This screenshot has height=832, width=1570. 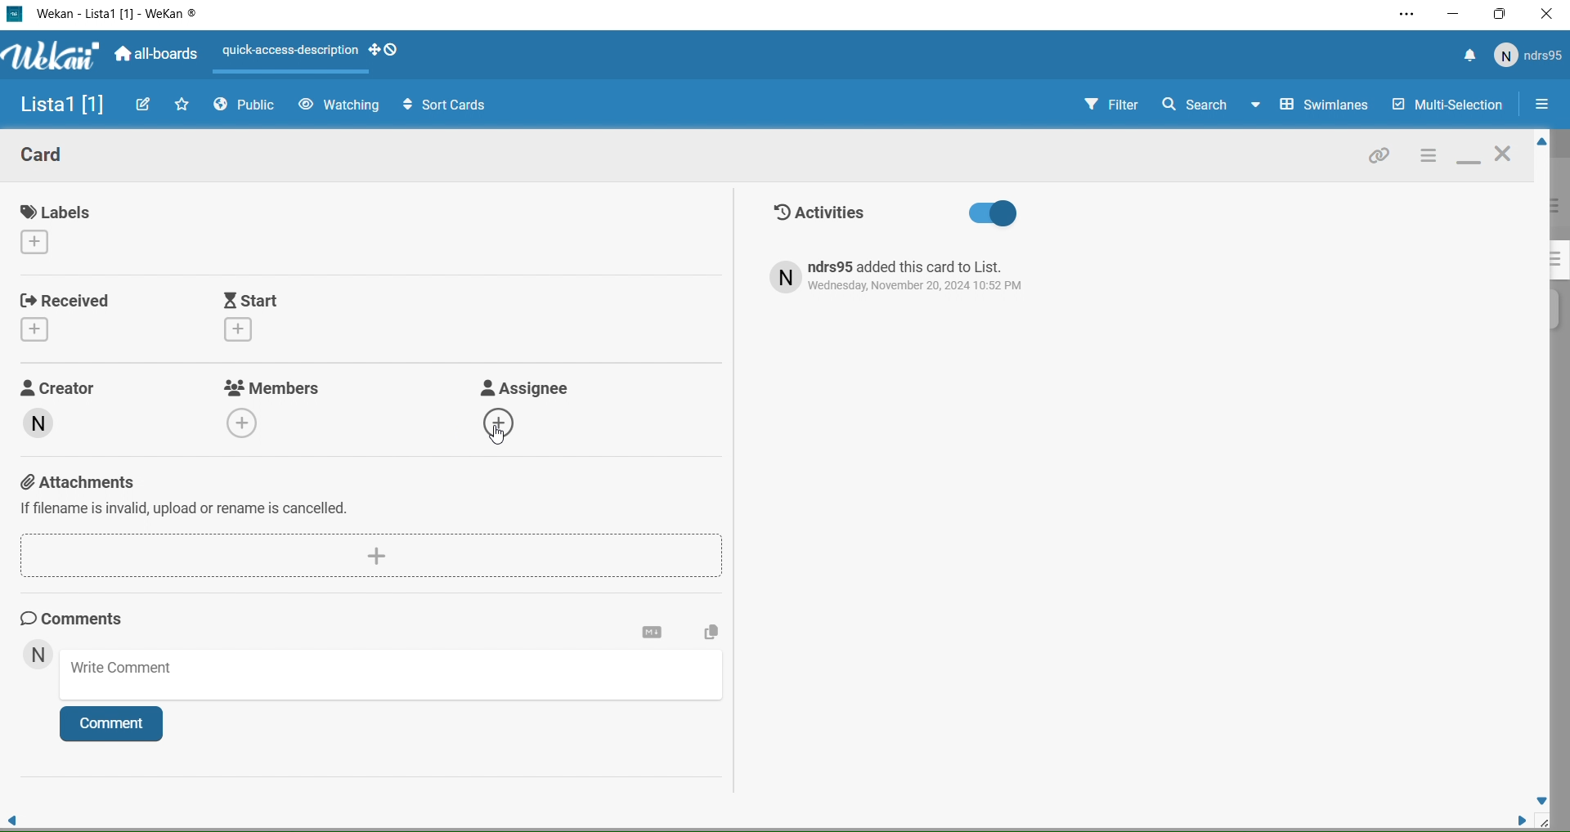 What do you see at coordinates (653, 633) in the screenshot?
I see `settings` at bounding box center [653, 633].